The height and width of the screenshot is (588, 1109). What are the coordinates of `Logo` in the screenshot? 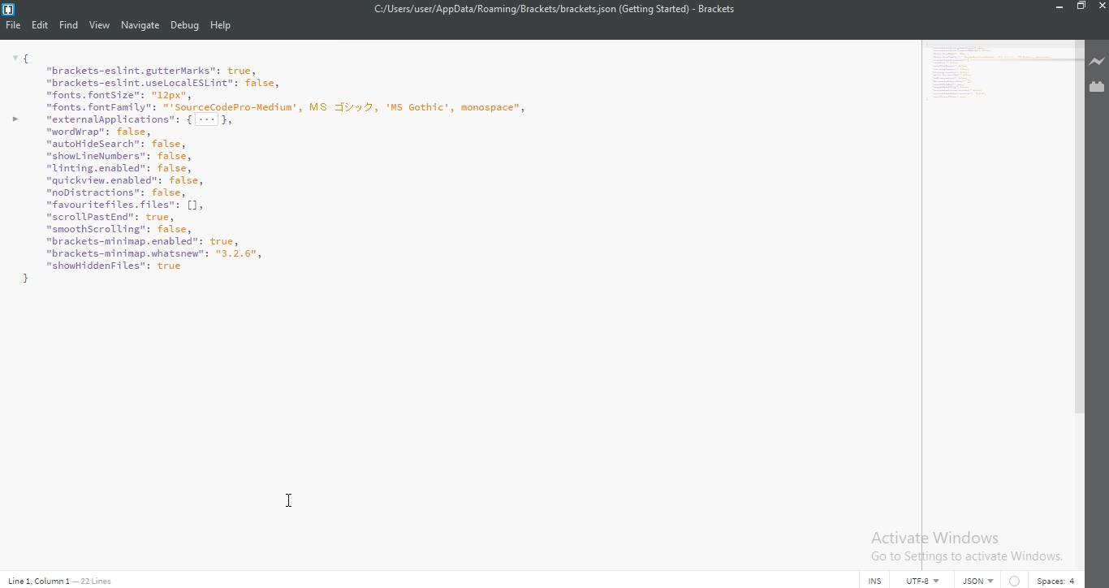 It's located at (9, 9).